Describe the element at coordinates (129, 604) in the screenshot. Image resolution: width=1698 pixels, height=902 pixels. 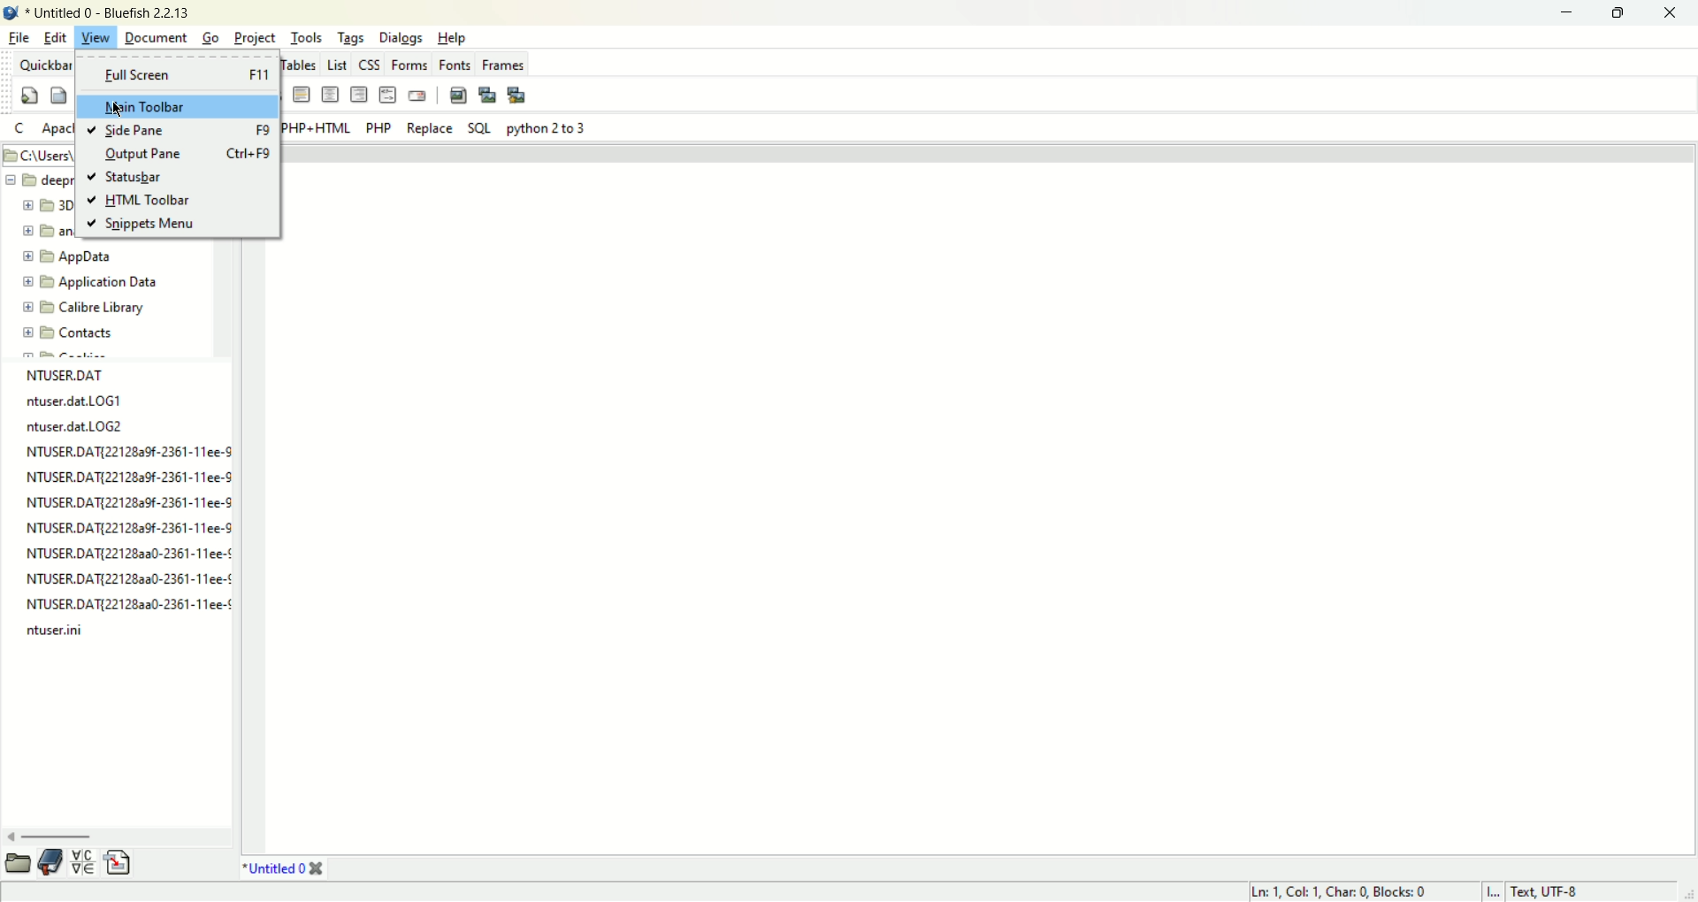
I see `NTUSER.DAT{221282a0-2361-11ee-¢` at that location.